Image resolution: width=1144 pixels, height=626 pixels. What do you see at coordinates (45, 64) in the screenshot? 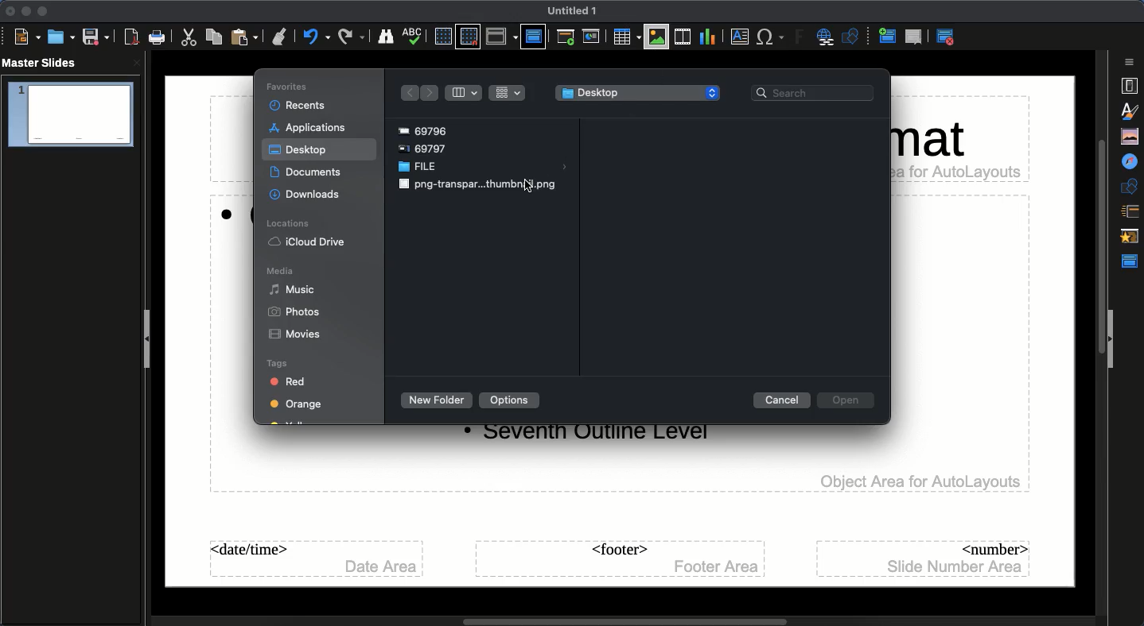
I see `Master slides` at bounding box center [45, 64].